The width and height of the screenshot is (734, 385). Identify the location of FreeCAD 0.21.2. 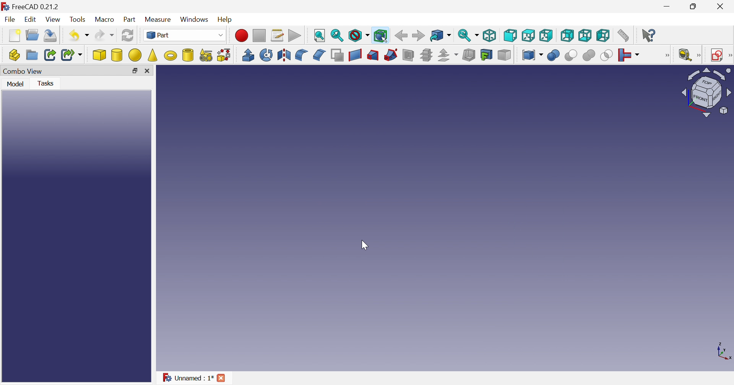
(37, 6).